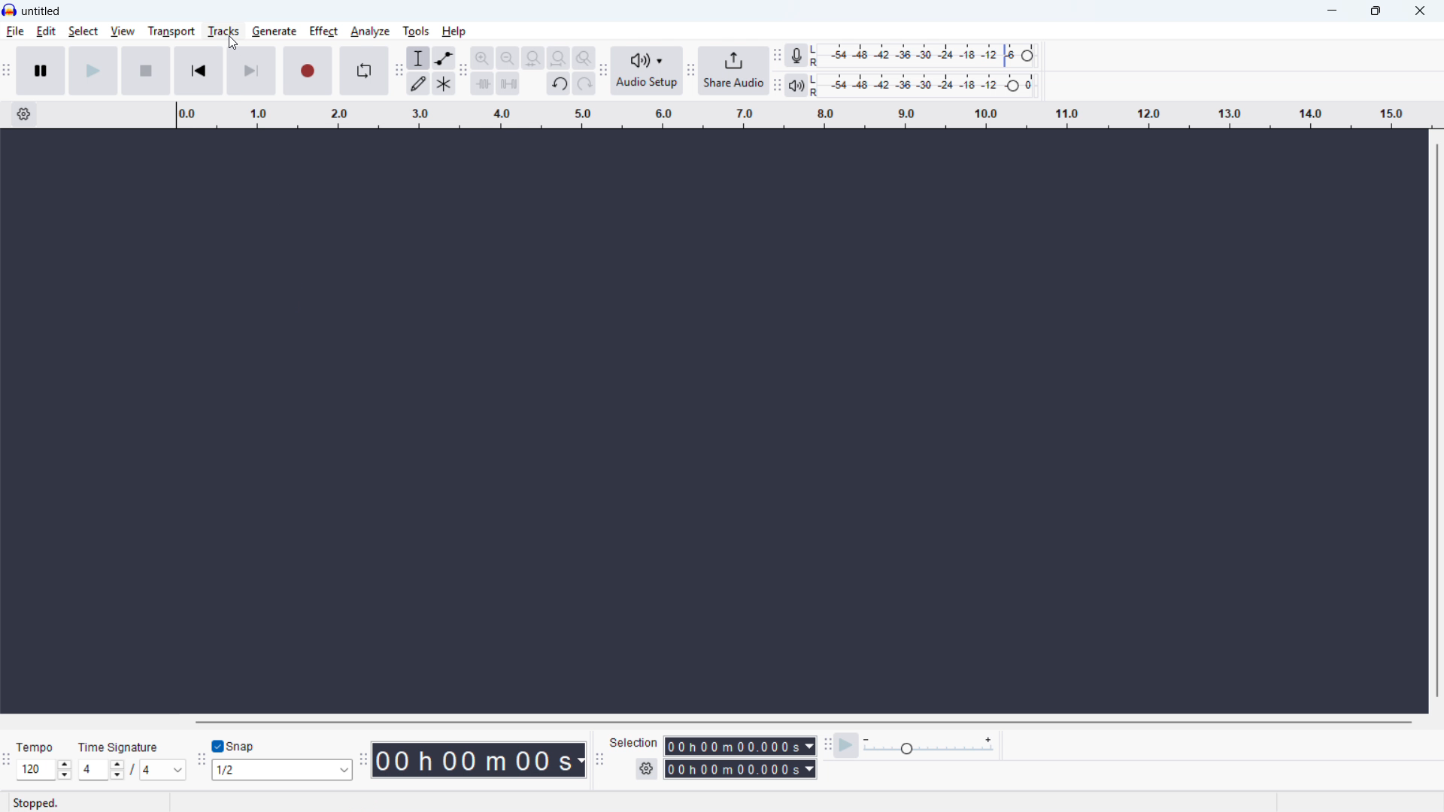  I want to click on Undo , so click(560, 84).